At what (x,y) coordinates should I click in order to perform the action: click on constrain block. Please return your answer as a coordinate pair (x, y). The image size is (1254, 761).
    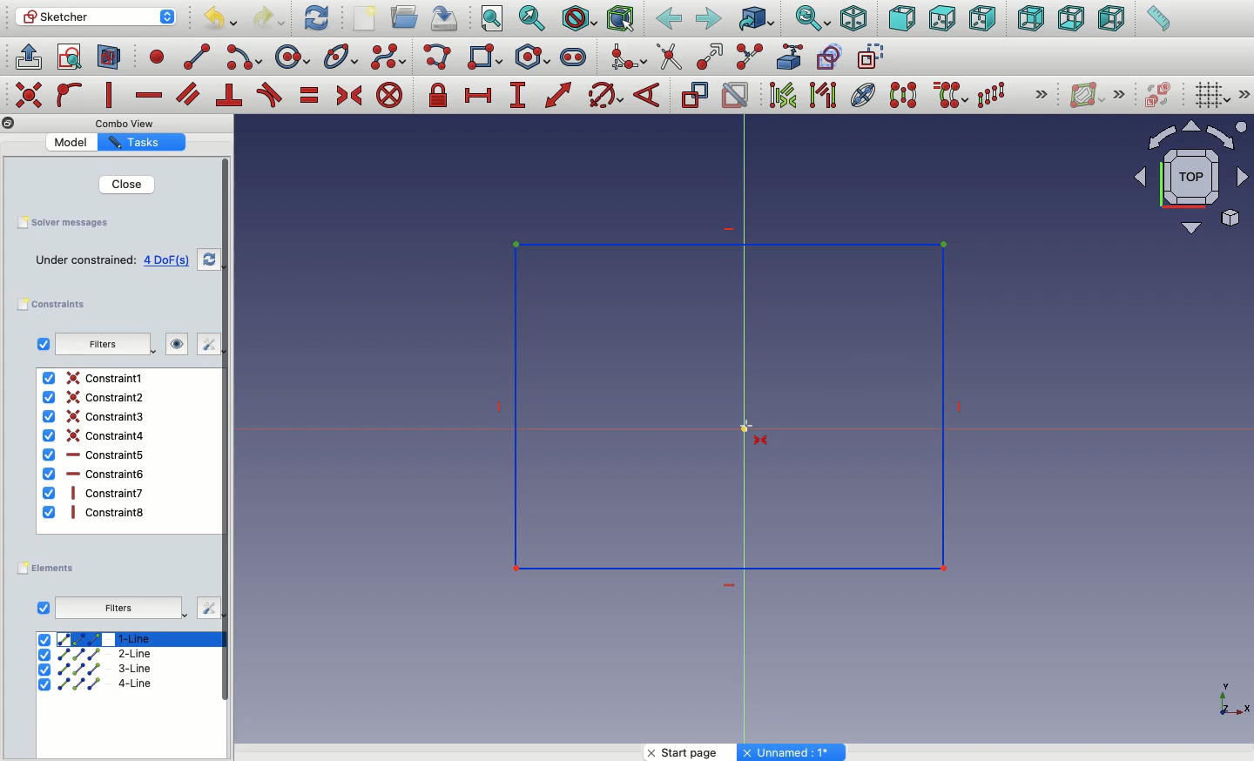
    Looking at the image, I should click on (388, 95).